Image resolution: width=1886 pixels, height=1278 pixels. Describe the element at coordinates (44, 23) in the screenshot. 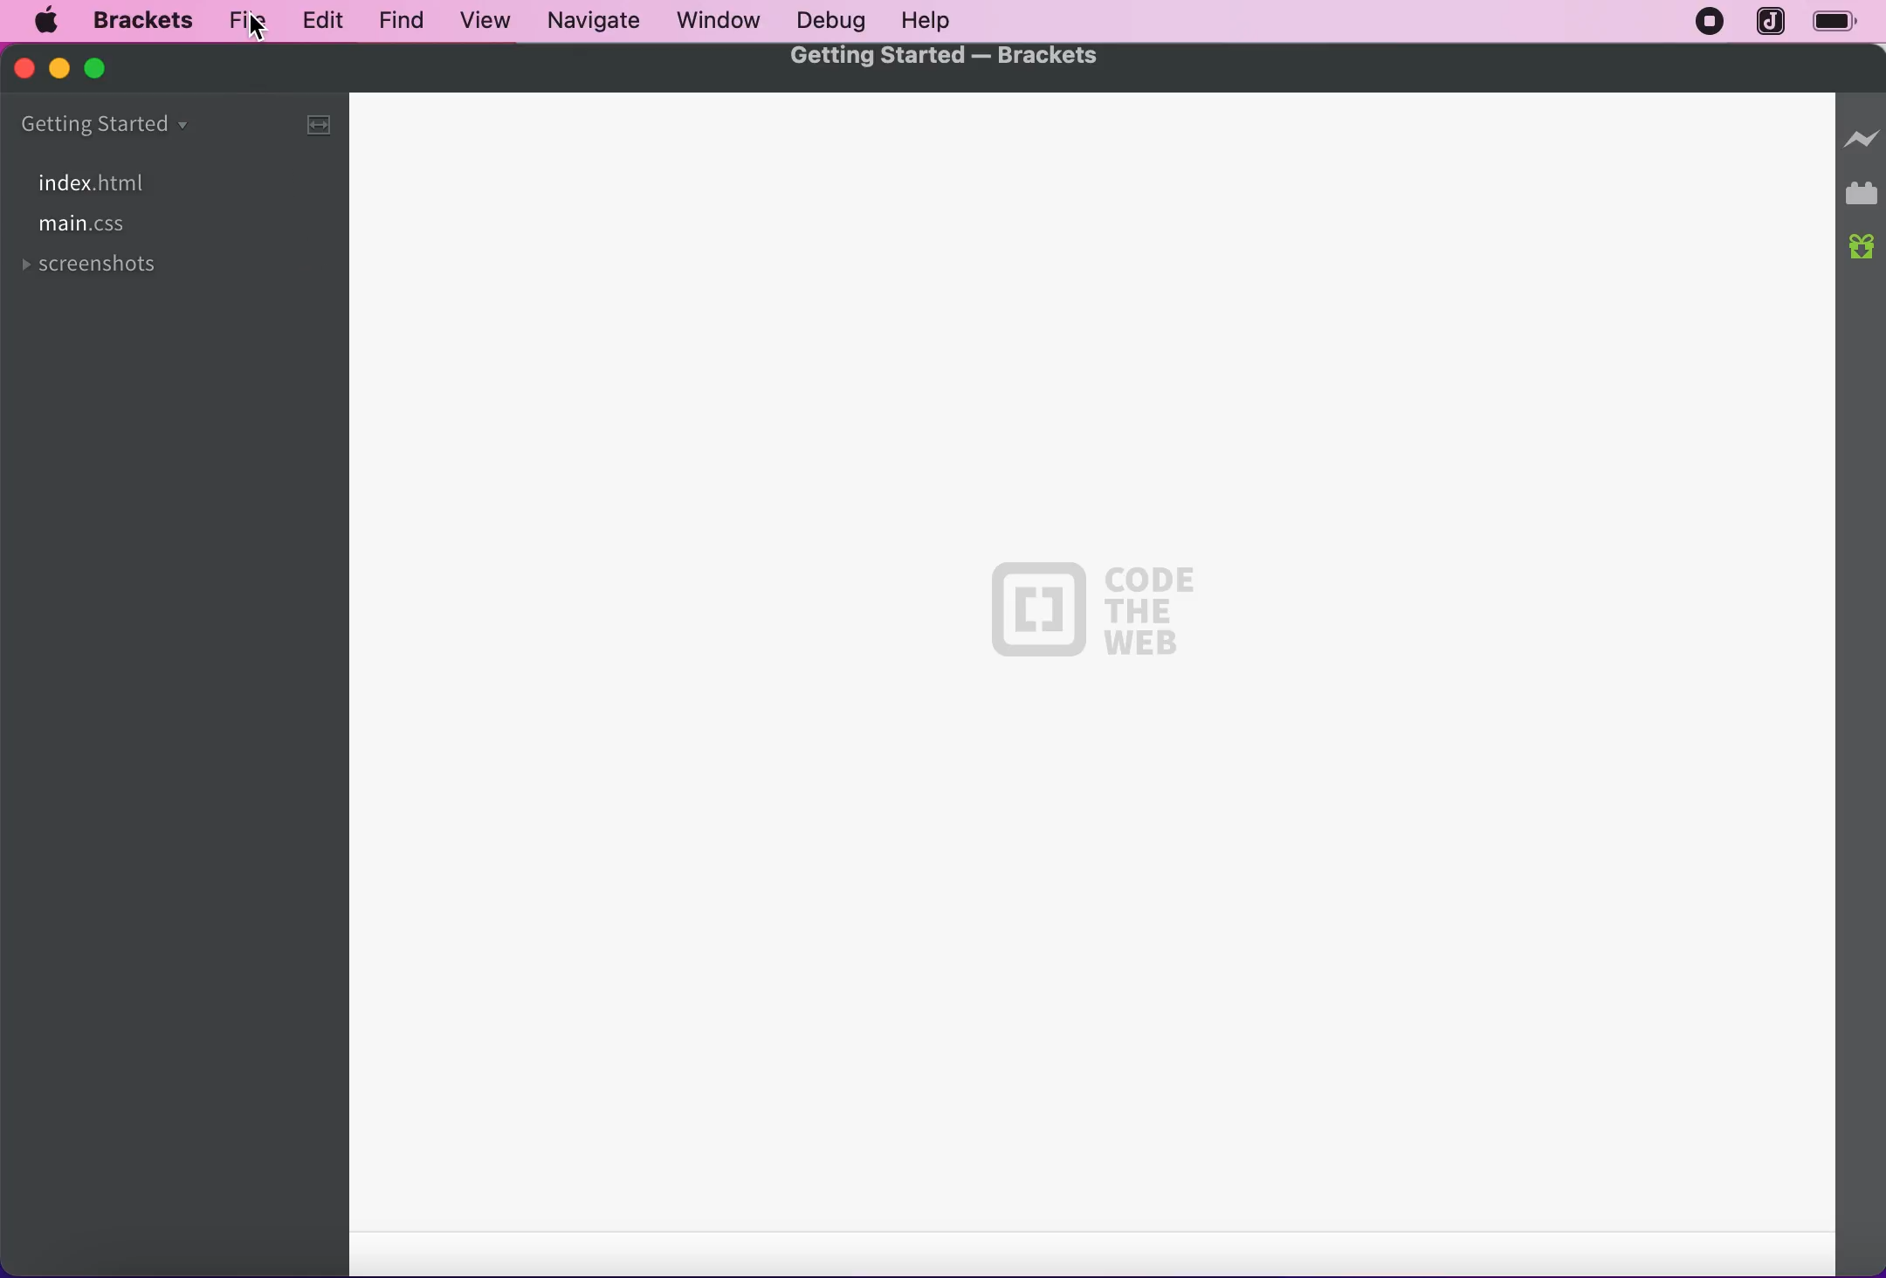

I see `mac logo` at that location.